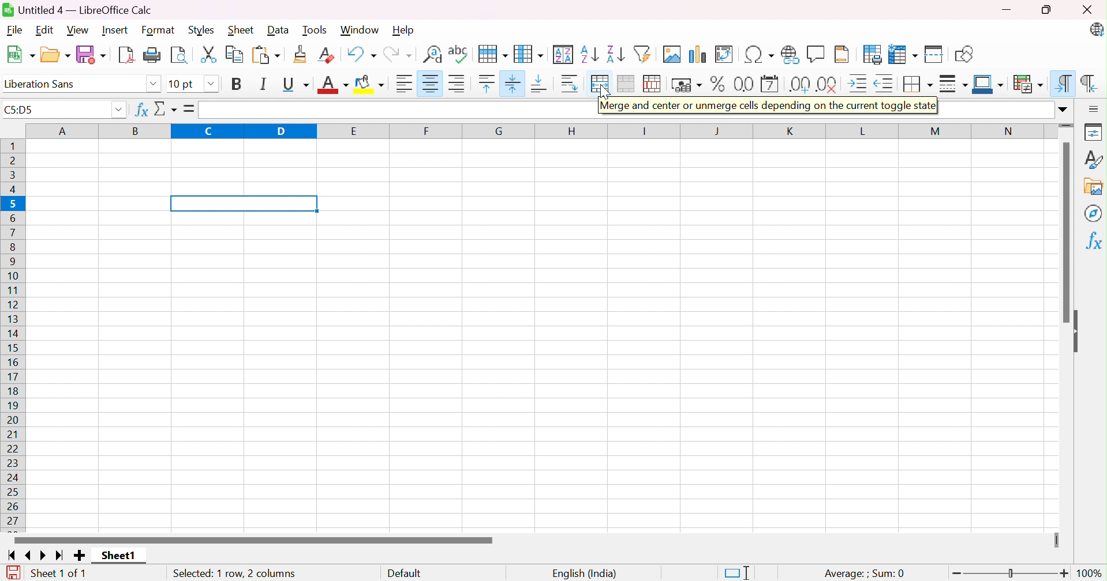 The height and width of the screenshot is (581, 1107). I want to click on Left-To-Right, so click(1064, 82).